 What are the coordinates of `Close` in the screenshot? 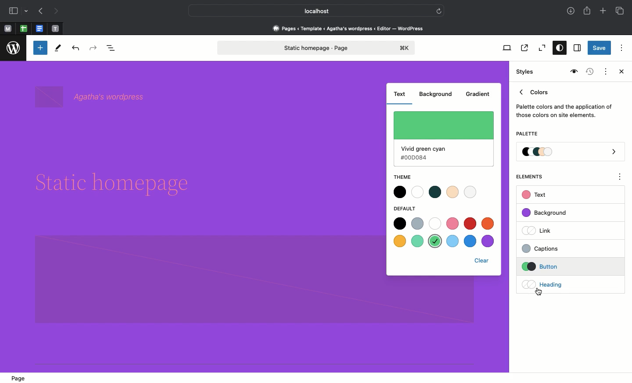 It's located at (620, 72).